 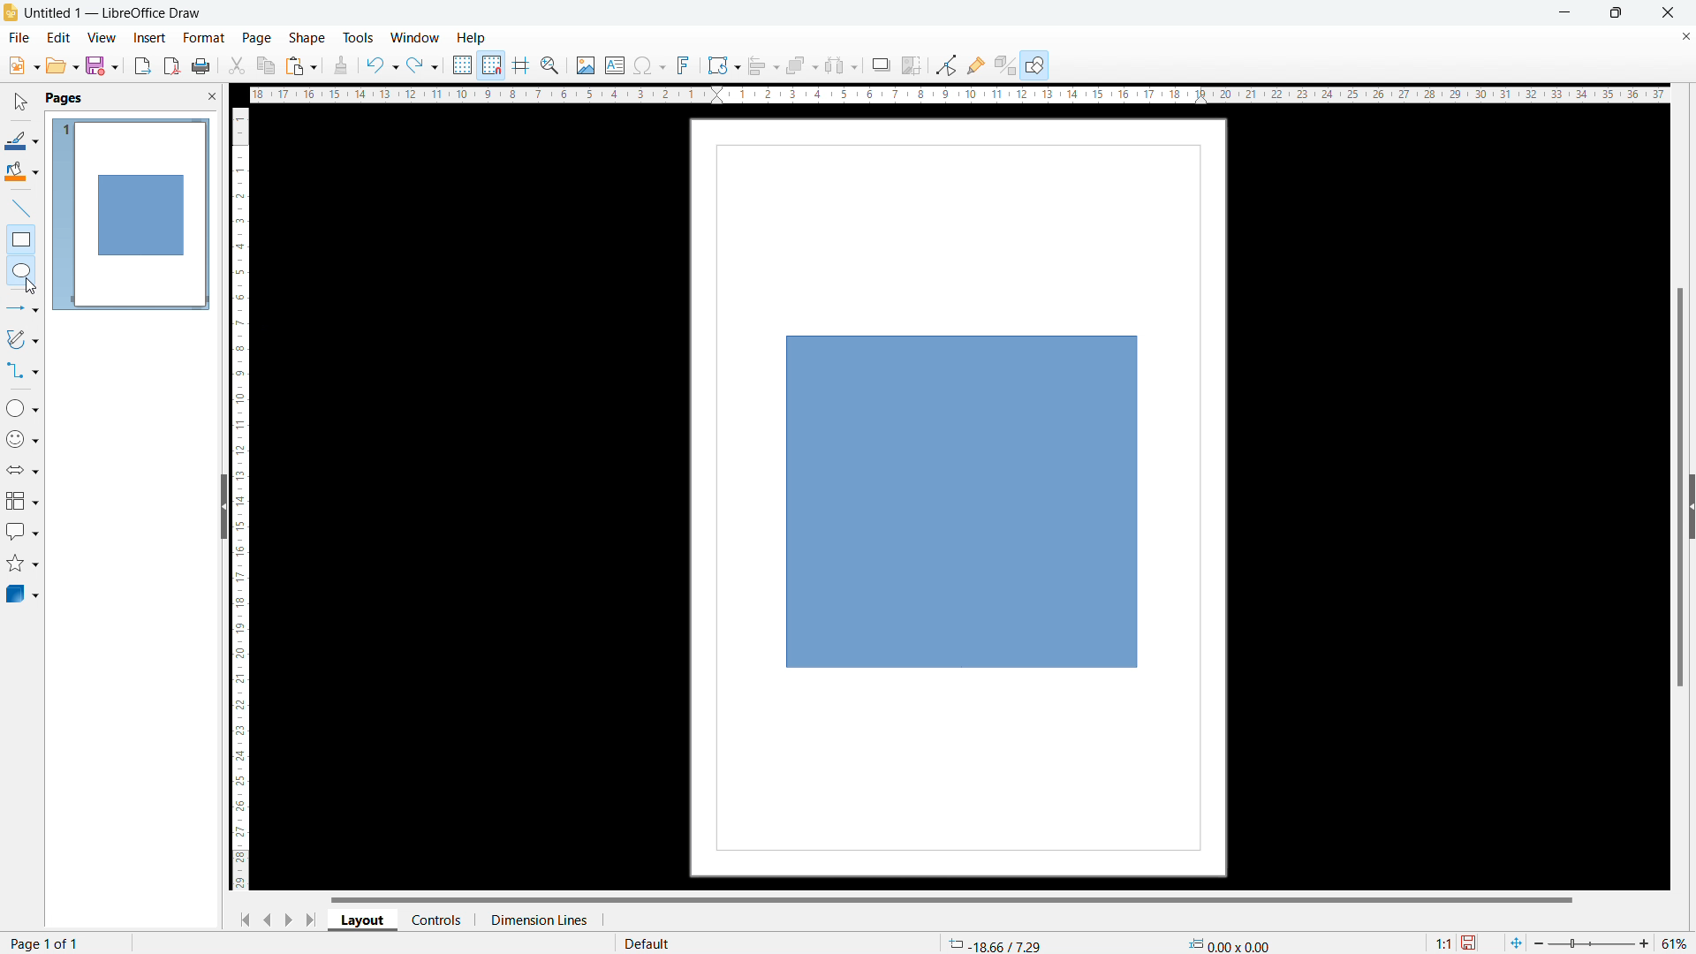 What do you see at coordinates (1230, 941) in the screenshot?
I see `dimension of selection` at bounding box center [1230, 941].